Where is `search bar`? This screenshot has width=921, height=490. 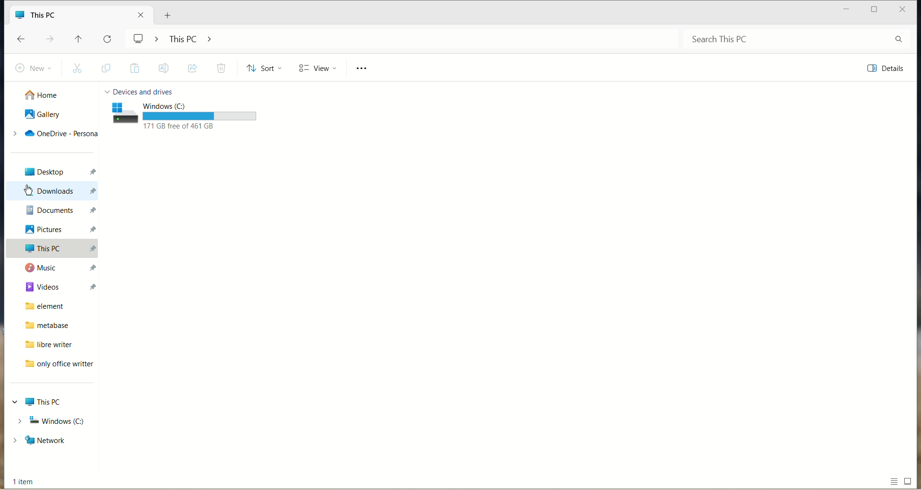 search bar is located at coordinates (796, 41).